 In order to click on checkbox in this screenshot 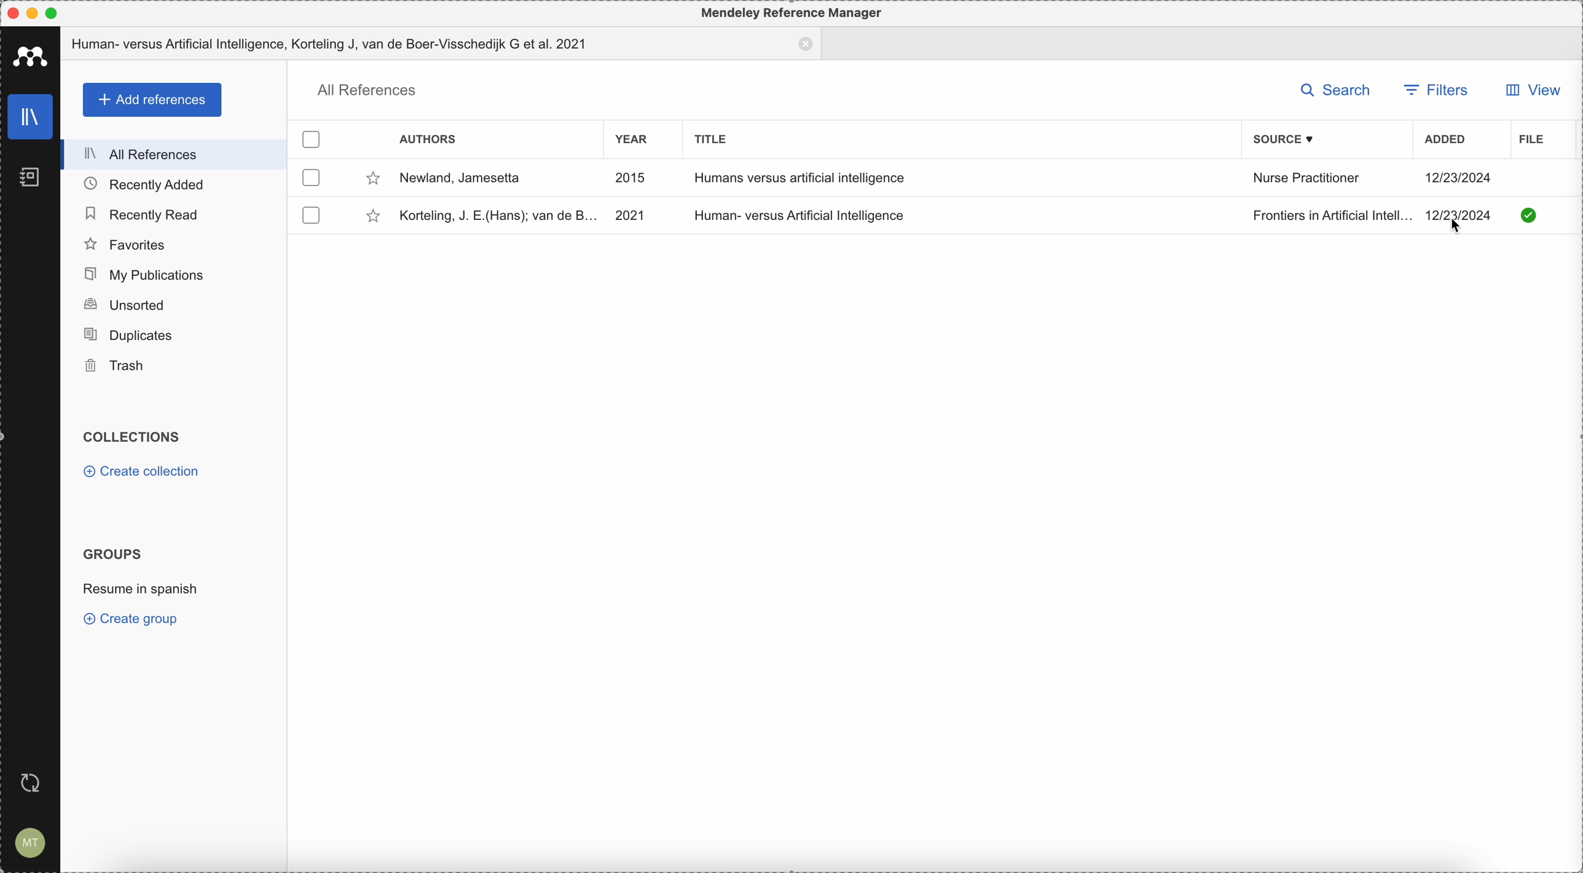, I will do `click(308, 214)`.